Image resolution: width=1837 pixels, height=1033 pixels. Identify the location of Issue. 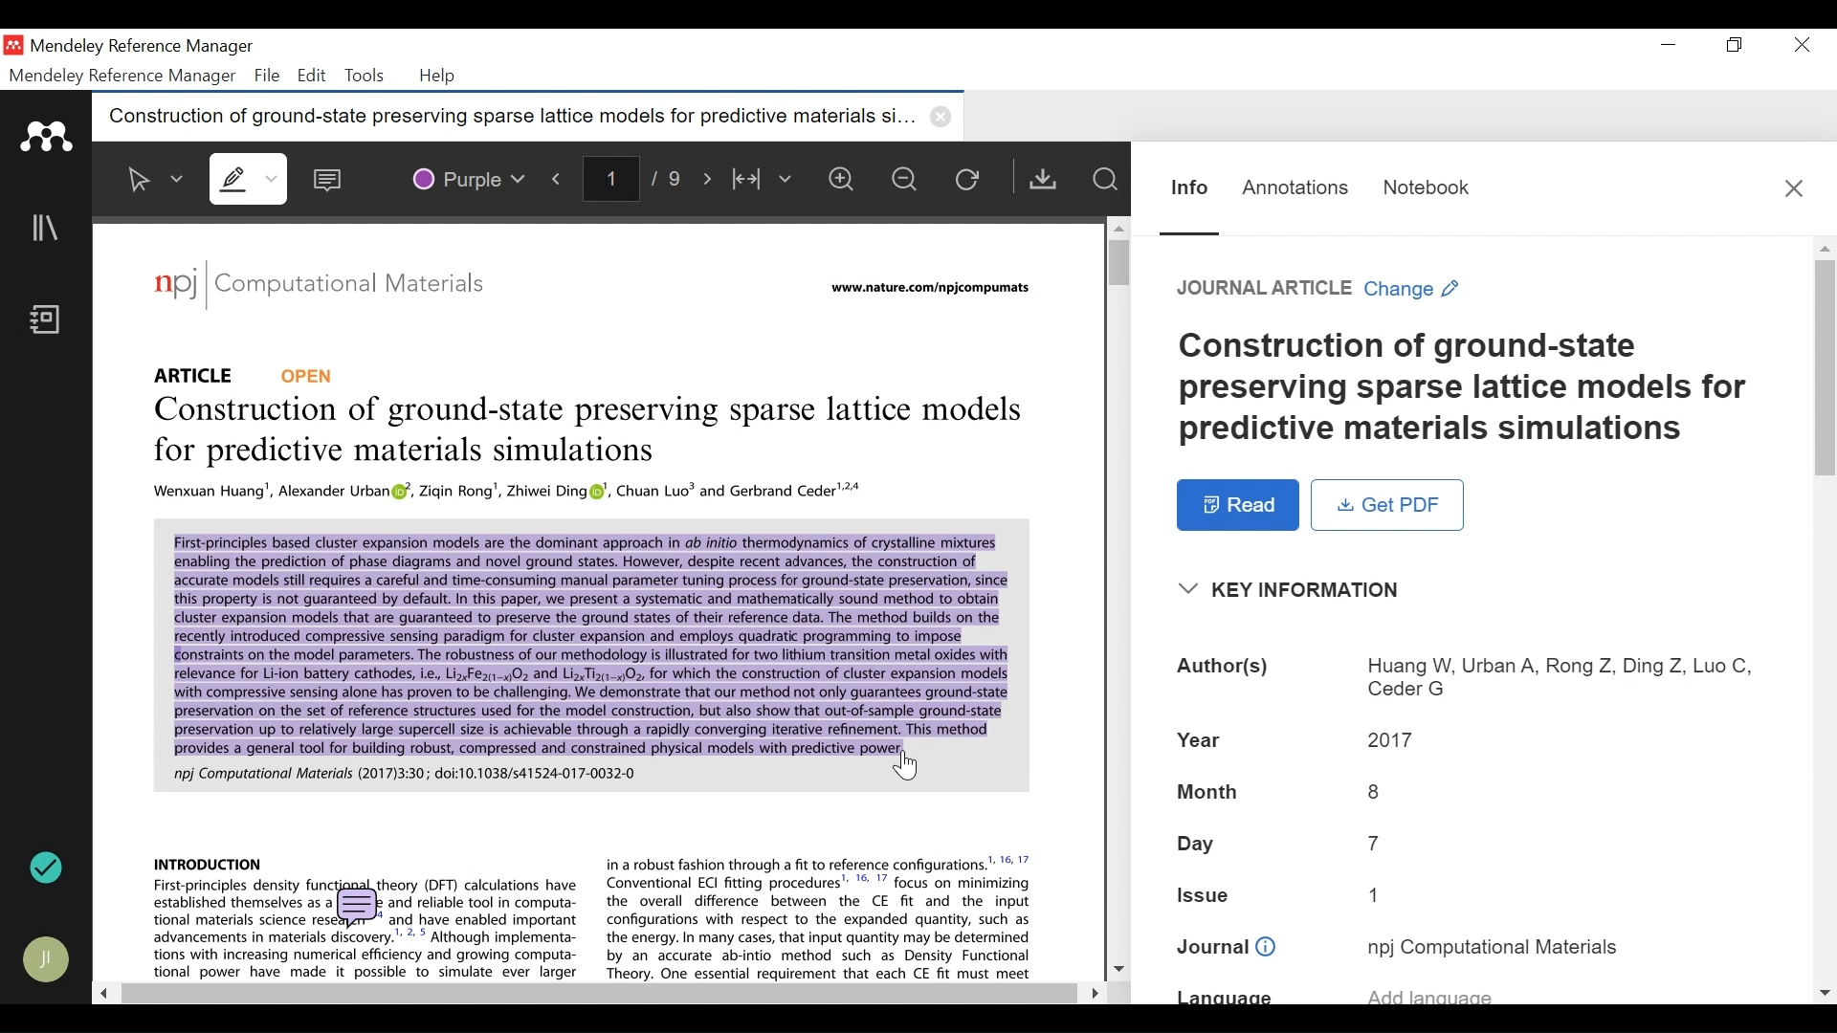
(1206, 892).